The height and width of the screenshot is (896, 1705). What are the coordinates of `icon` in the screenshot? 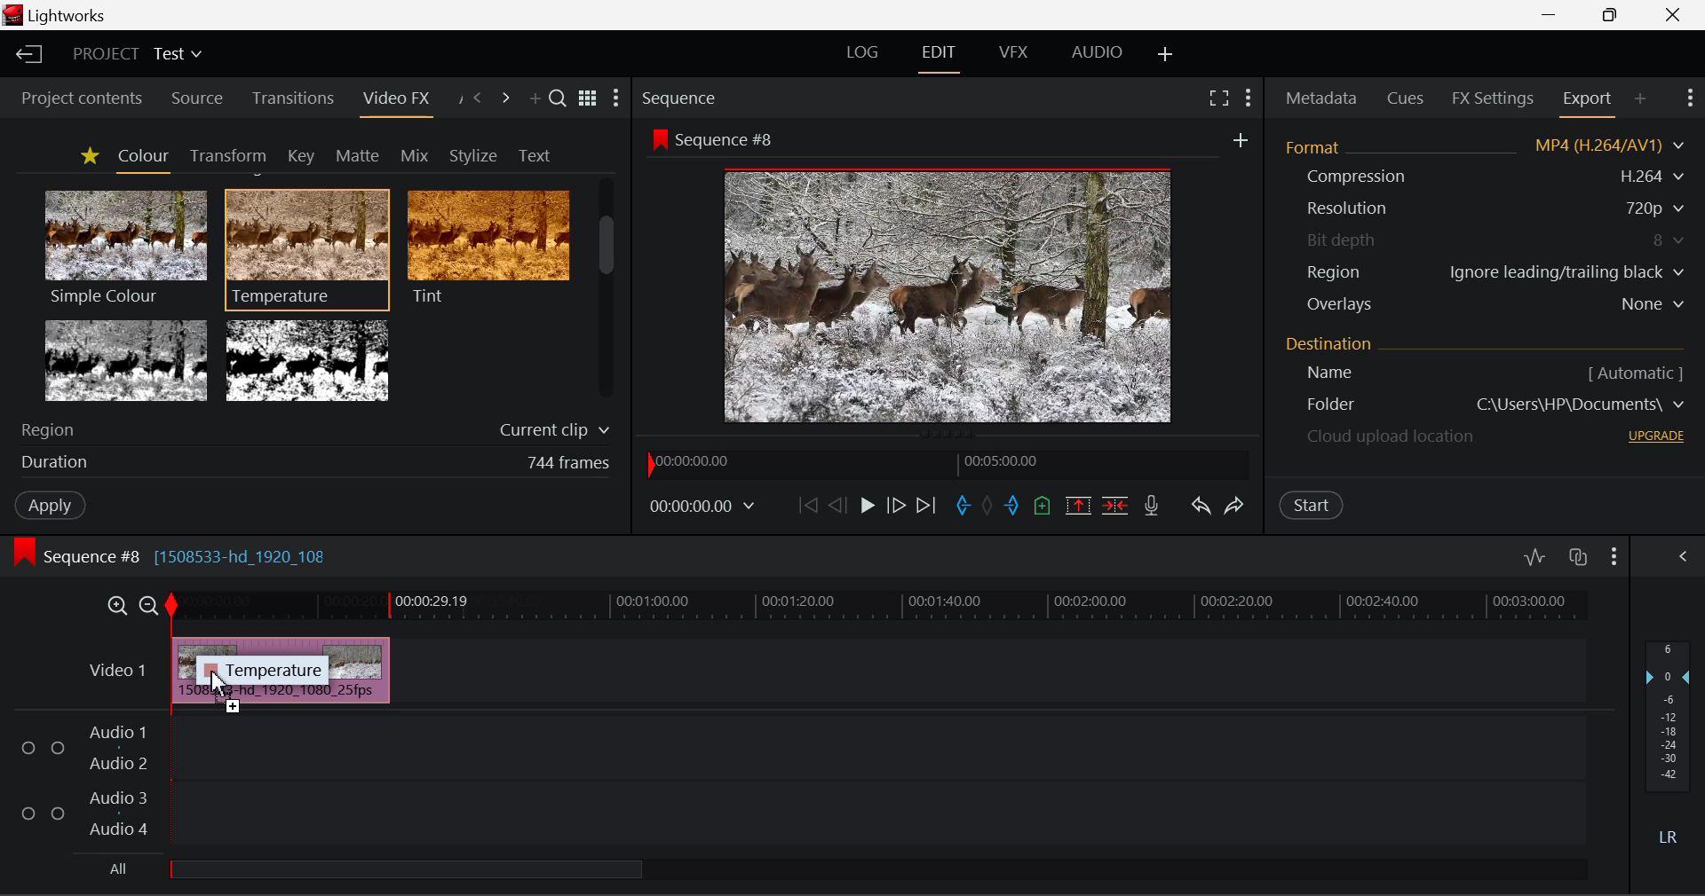 It's located at (659, 139).